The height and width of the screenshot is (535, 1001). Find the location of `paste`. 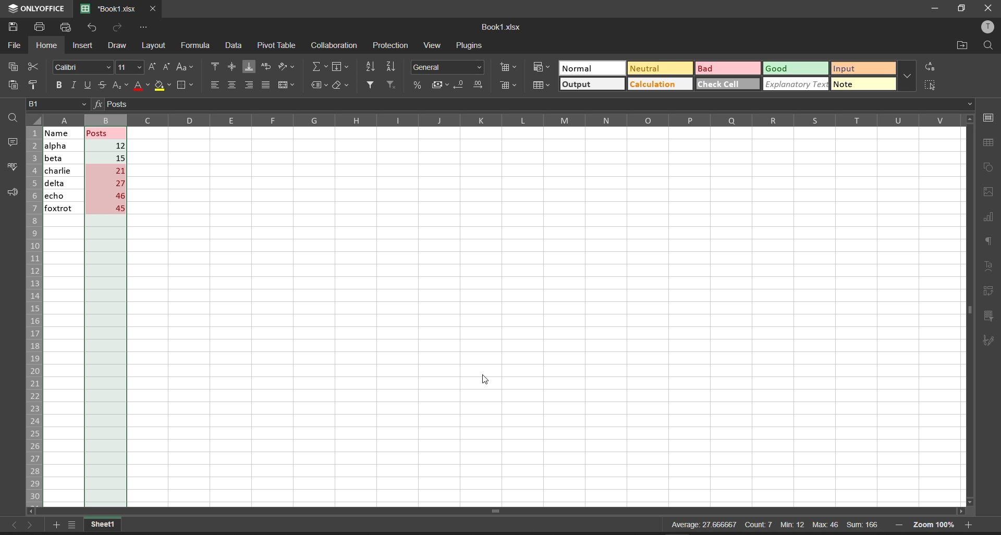

paste is located at coordinates (14, 86).